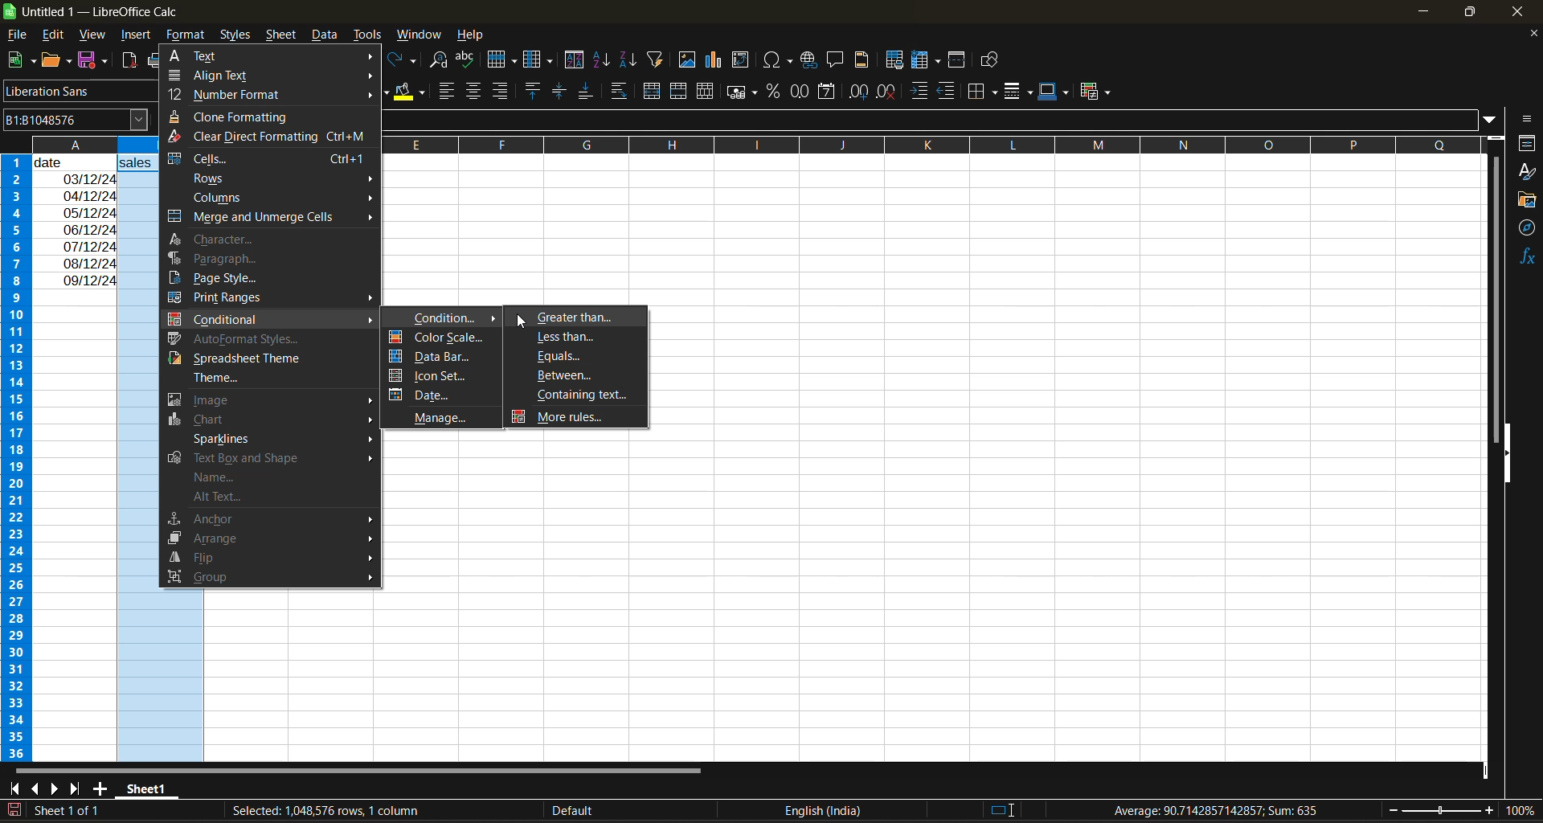  Describe the element at coordinates (741, 59) in the screenshot. I see `insert or edit pivot table` at that location.